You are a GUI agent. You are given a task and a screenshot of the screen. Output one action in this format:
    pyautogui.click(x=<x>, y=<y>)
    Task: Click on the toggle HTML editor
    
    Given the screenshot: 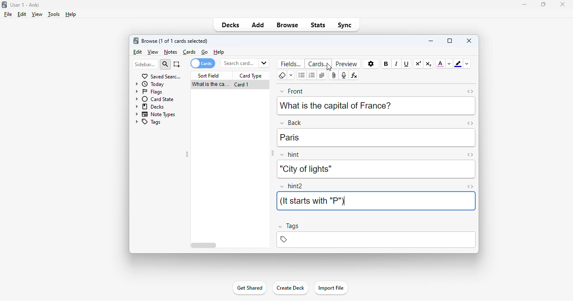 What is the action you would take?
    pyautogui.click(x=470, y=155)
    